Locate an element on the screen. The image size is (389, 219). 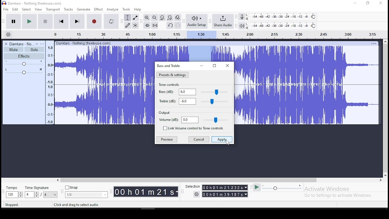
Maximize is located at coordinates (214, 66).